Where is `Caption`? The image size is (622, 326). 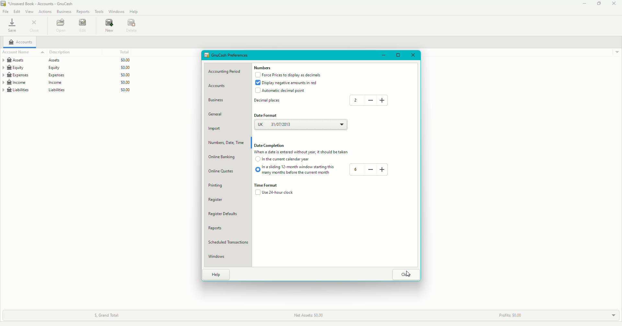
Caption is located at coordinates (306, 152).